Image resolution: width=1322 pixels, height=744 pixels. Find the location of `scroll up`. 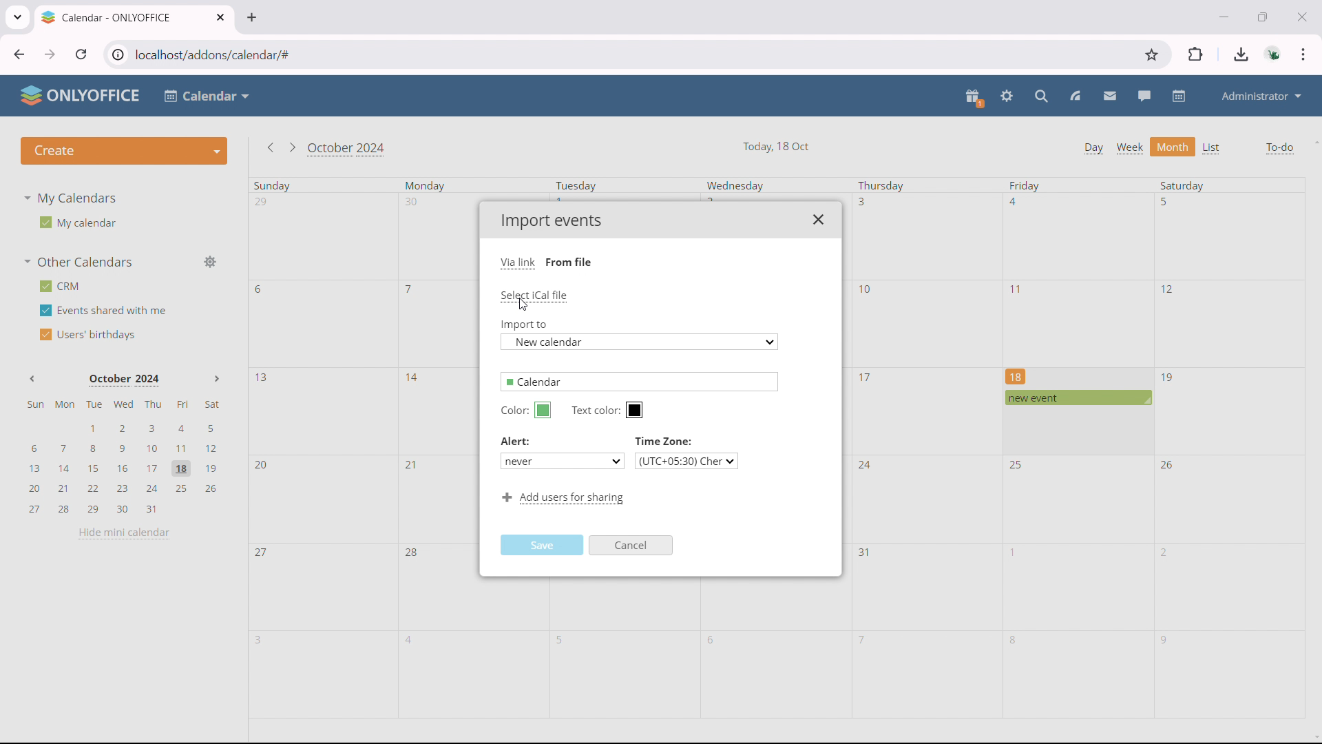

scroll up is located at coordinates (1314, 141).